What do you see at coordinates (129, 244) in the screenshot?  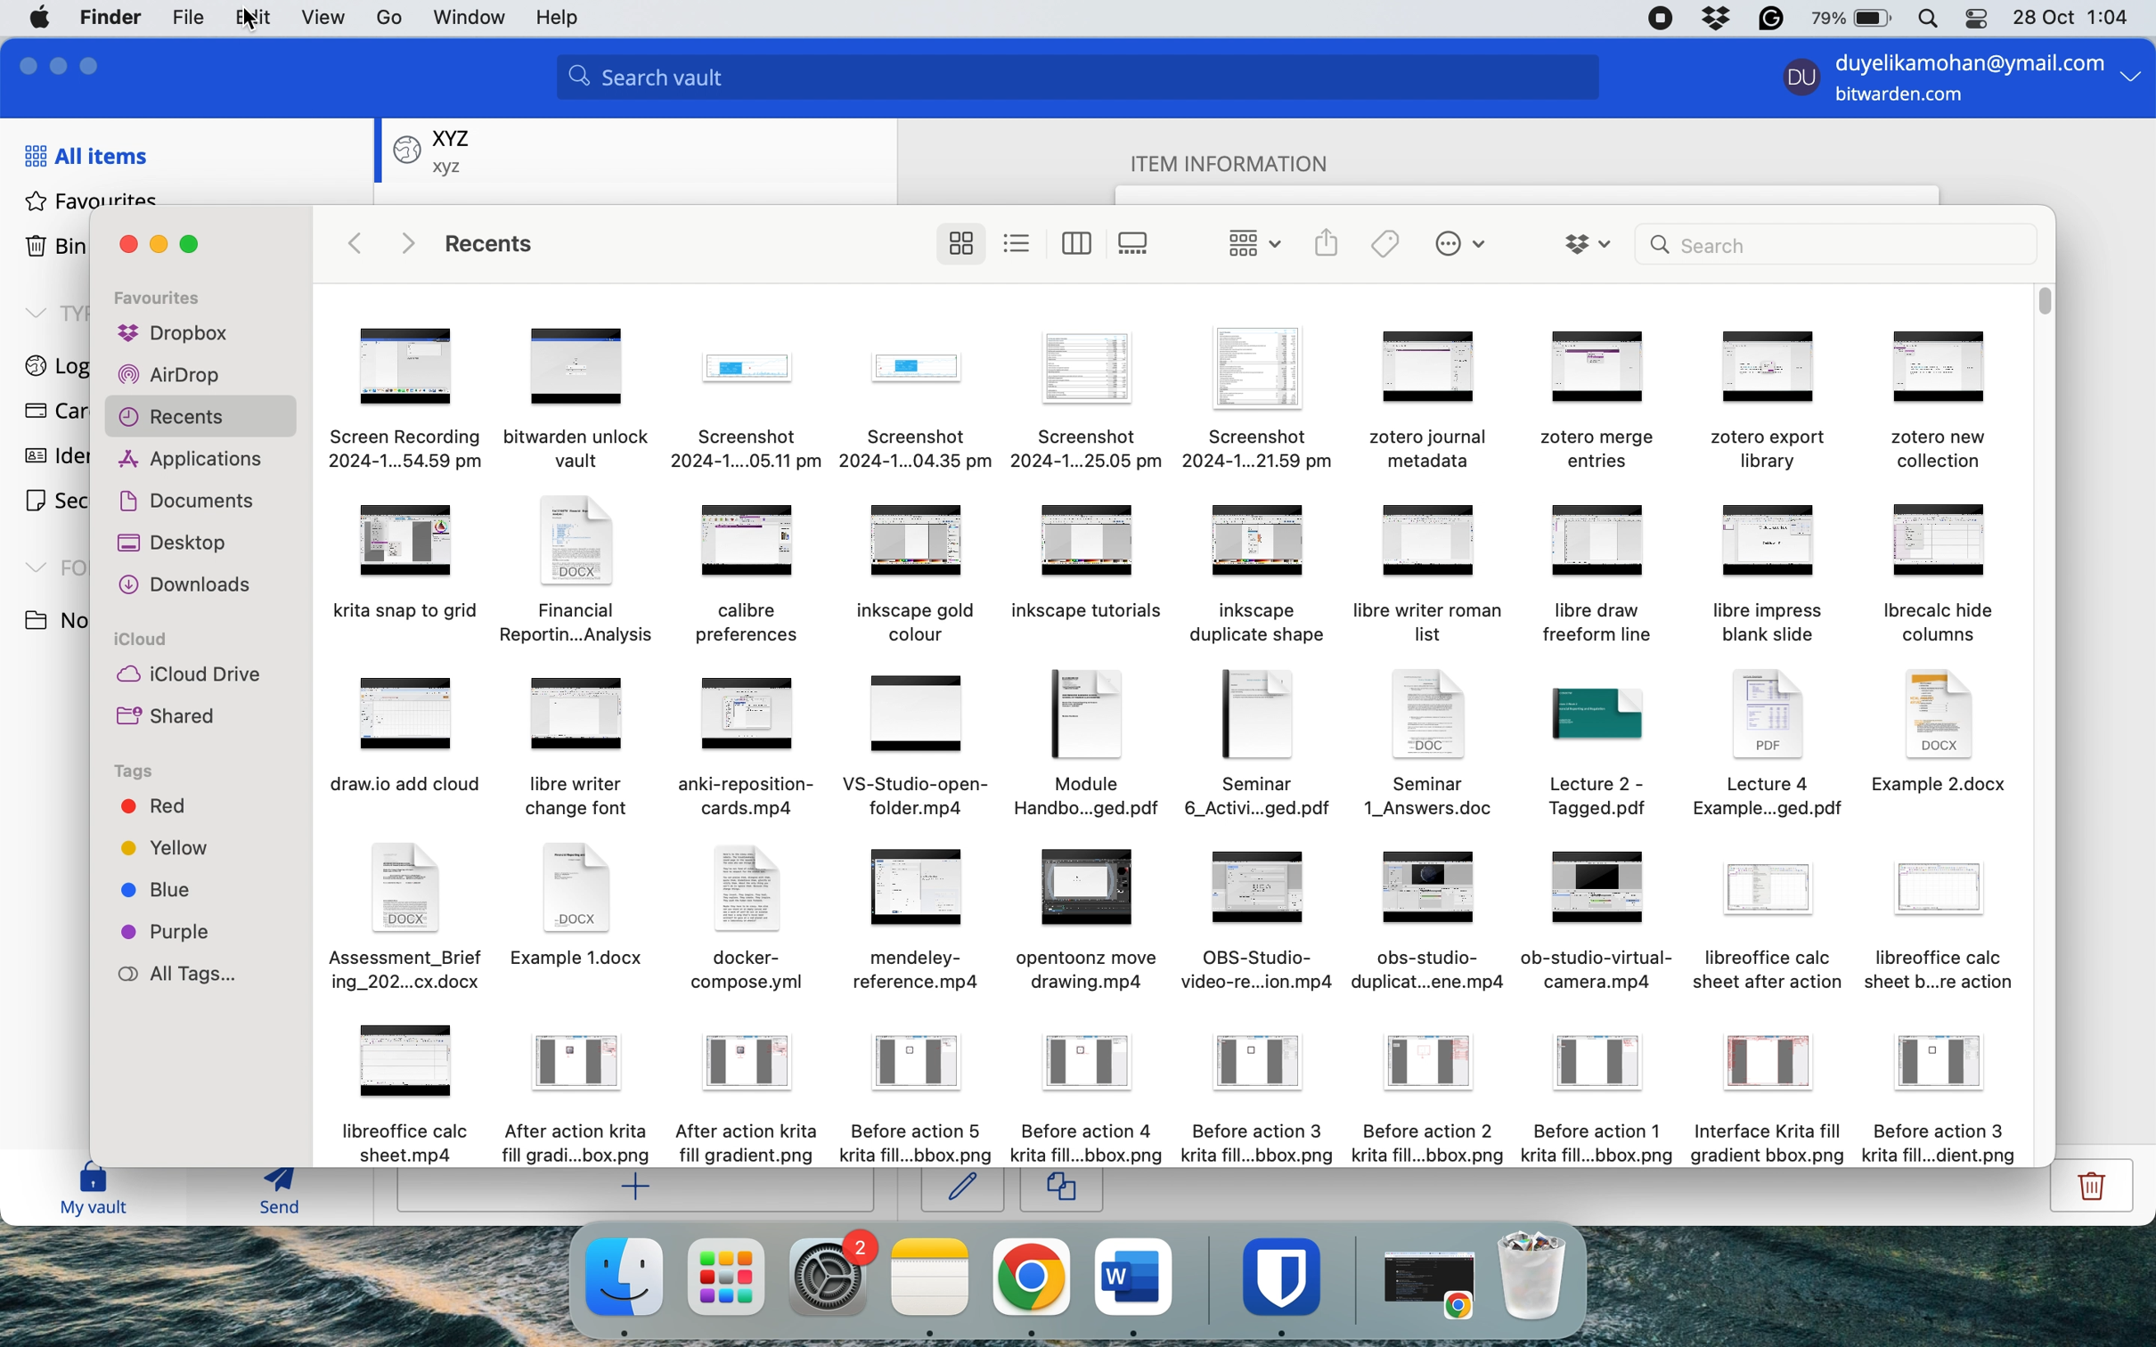 I see `close` at bounding box center [129, 244].